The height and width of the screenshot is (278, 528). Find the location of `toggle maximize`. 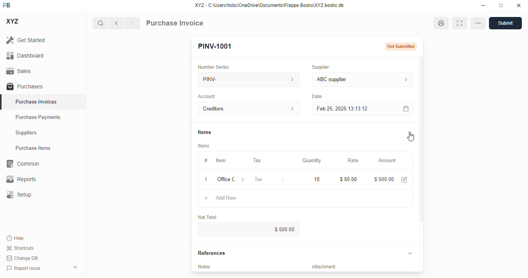

toggle maximize is located at coordinates (501, 5).